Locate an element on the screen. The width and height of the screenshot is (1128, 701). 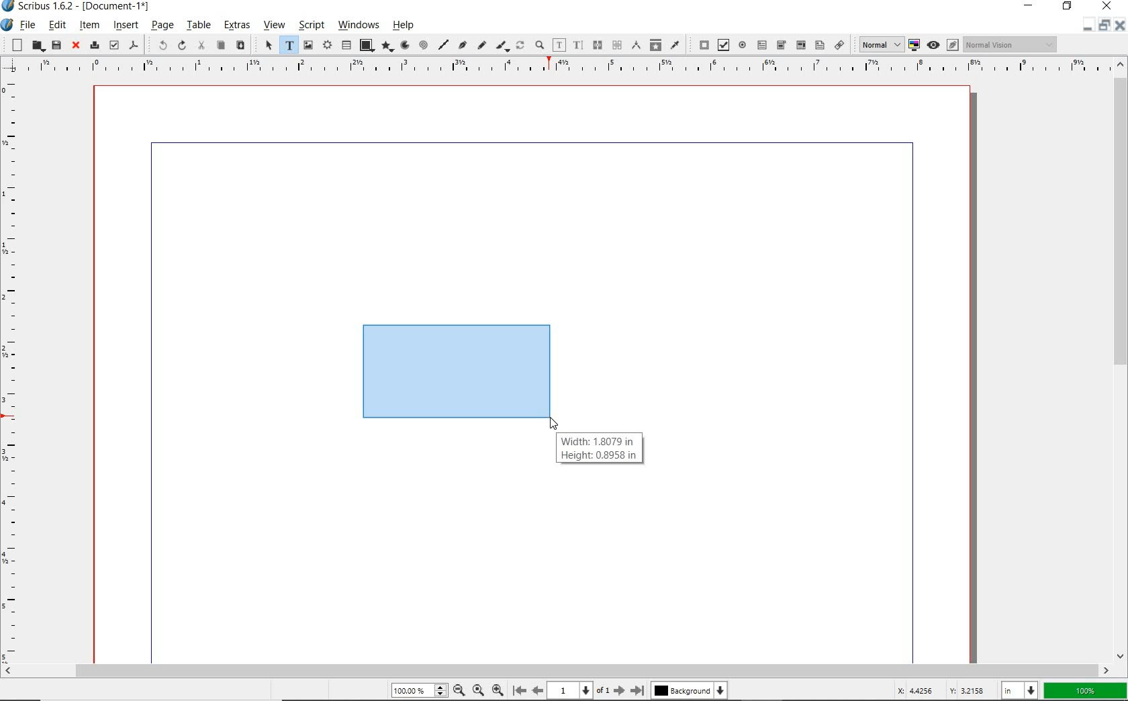
Vertical Margin is located at coordinates (15, 369).